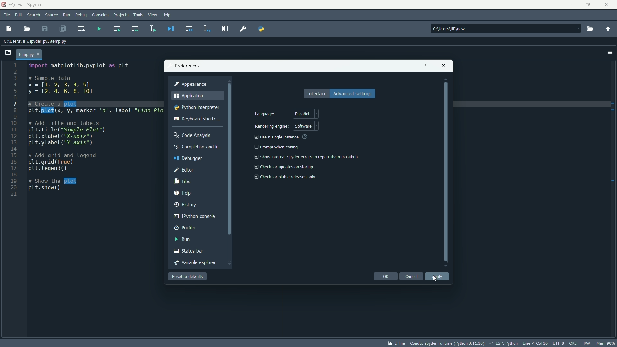 Image resolution: width=617 pixels, height=347 pixels. Describe the element at coordinates (569, 5) in the screenshot. I see `minimize` at that location.